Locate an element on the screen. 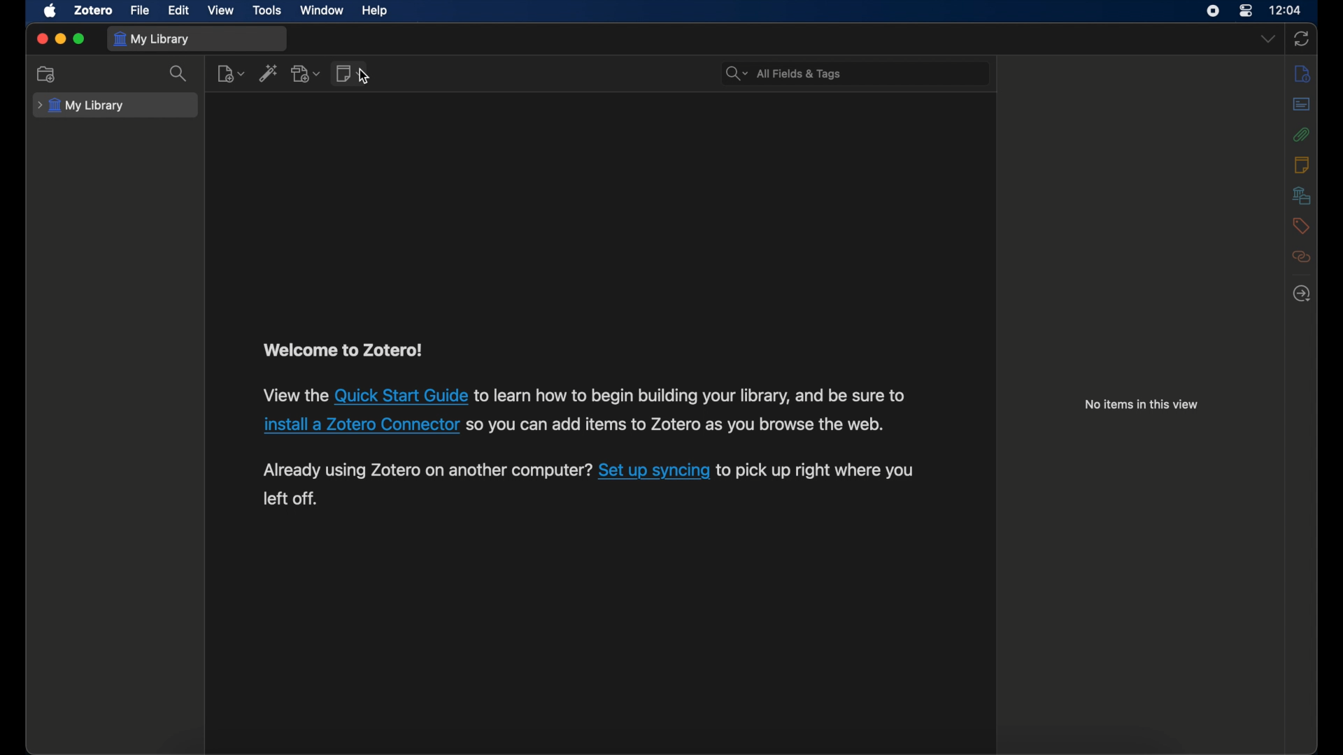 The height and width of the screenshot is (755, 1343). maximize is located at coordinates (80, 39).